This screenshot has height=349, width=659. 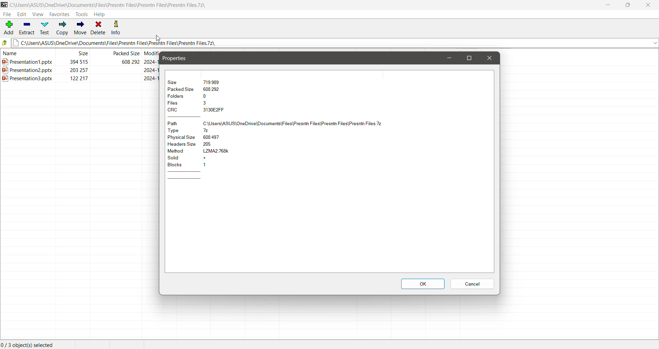 I want to click on Close, so click(x=648, y=5).